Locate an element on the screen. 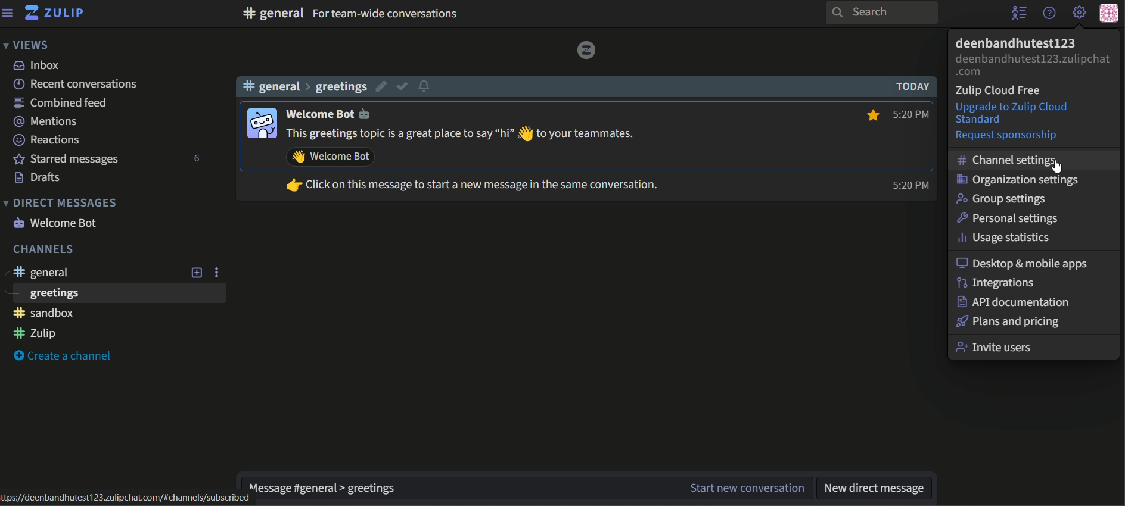 This screenshot has height=506, width=1125. direct messages is located at coordinates (61, 203).